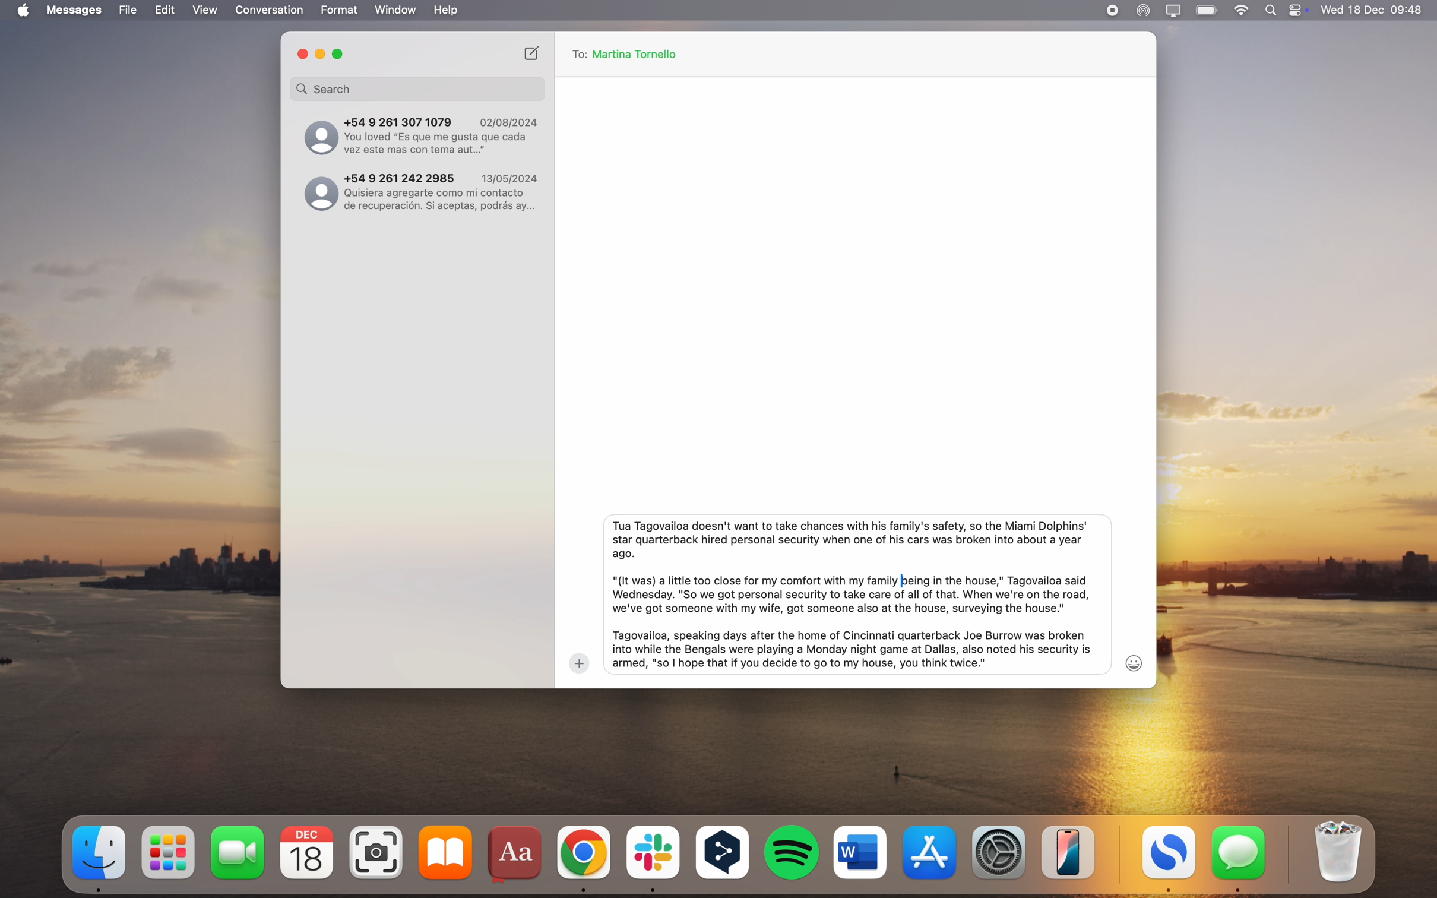 This screenshot has width=1437, height=898. Describe the element at coordinates (724, 854) in the screenshot. I see `deepl` at that location.